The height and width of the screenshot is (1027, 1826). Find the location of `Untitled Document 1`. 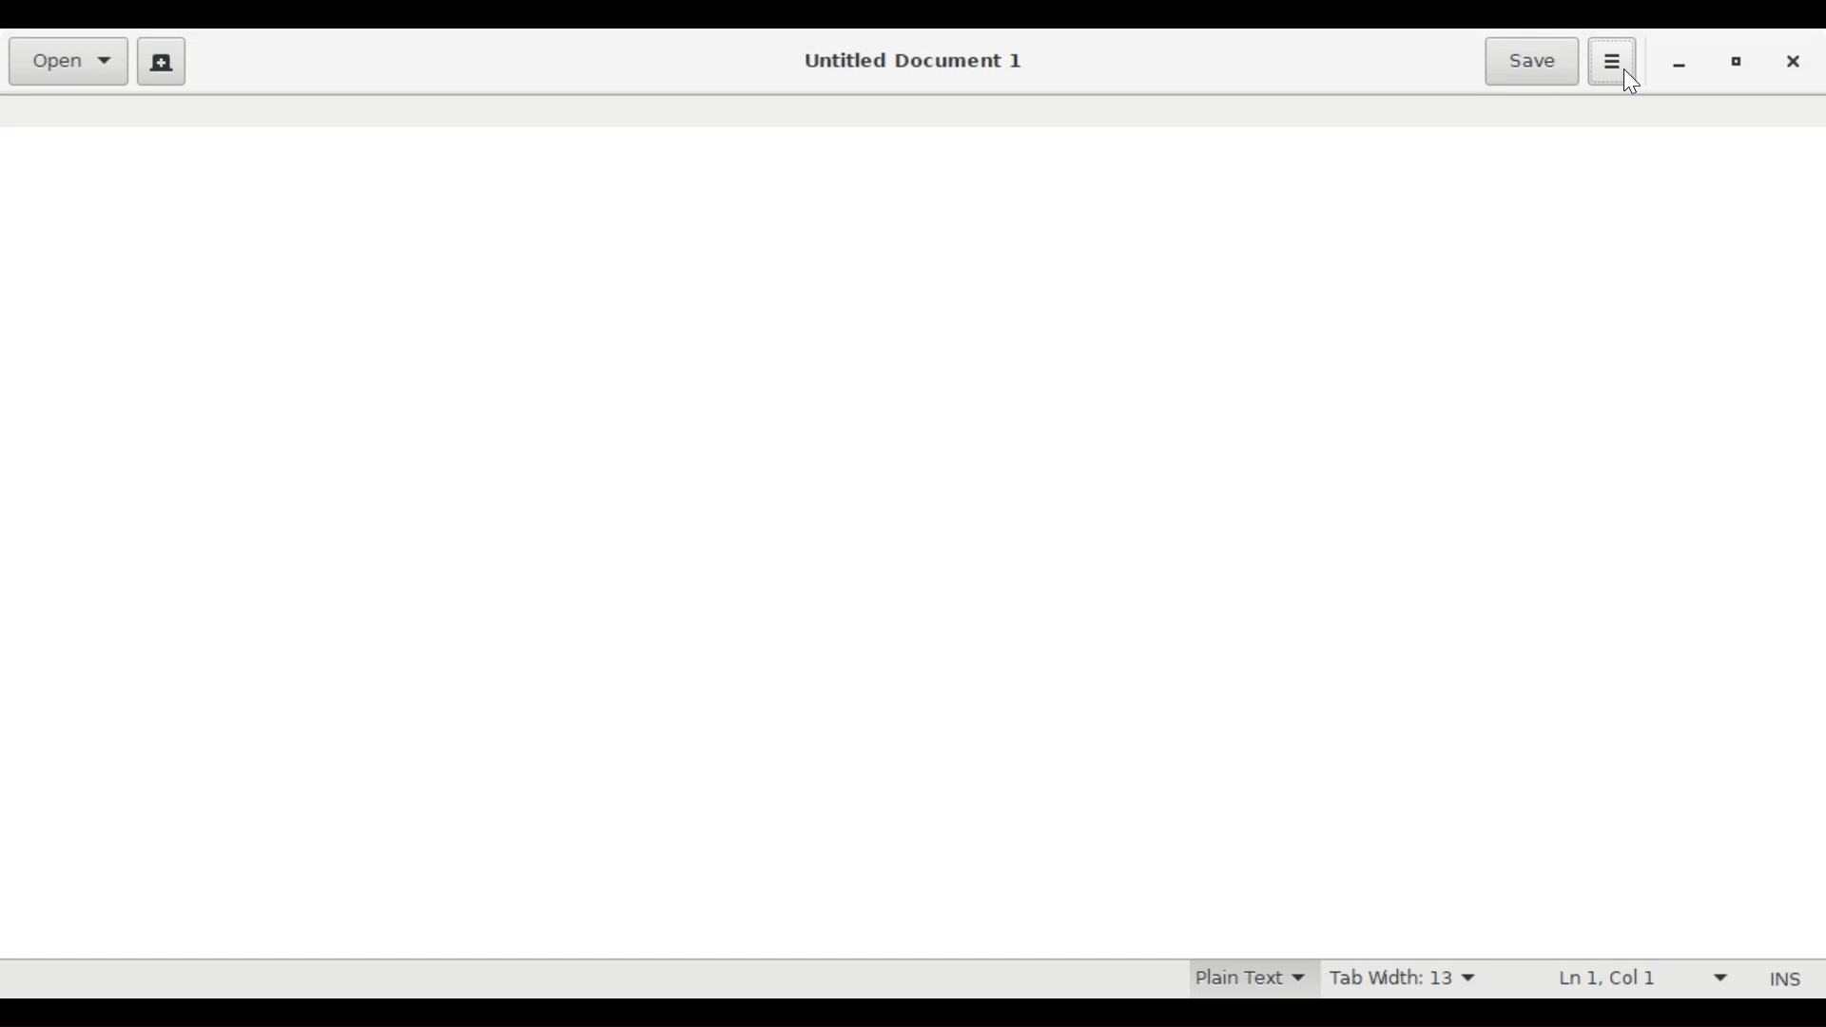

Untitled Document 1 is located at coordinates (911, 61).